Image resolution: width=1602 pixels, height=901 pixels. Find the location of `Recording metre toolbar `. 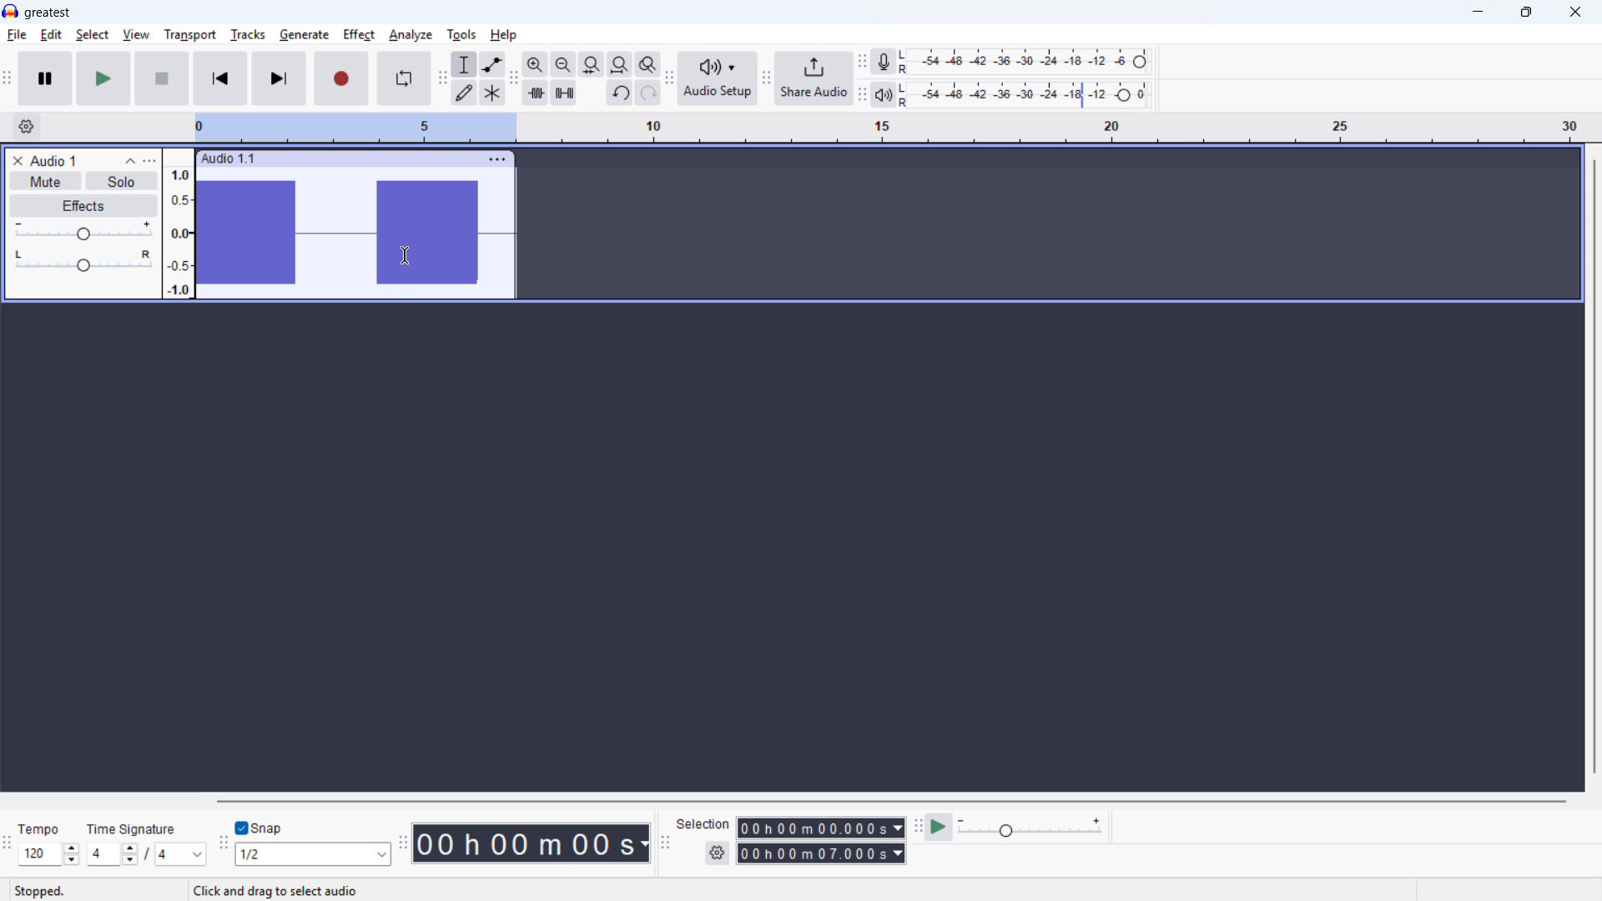

Recording metre toolbar  is located at coordinates (862, 63).